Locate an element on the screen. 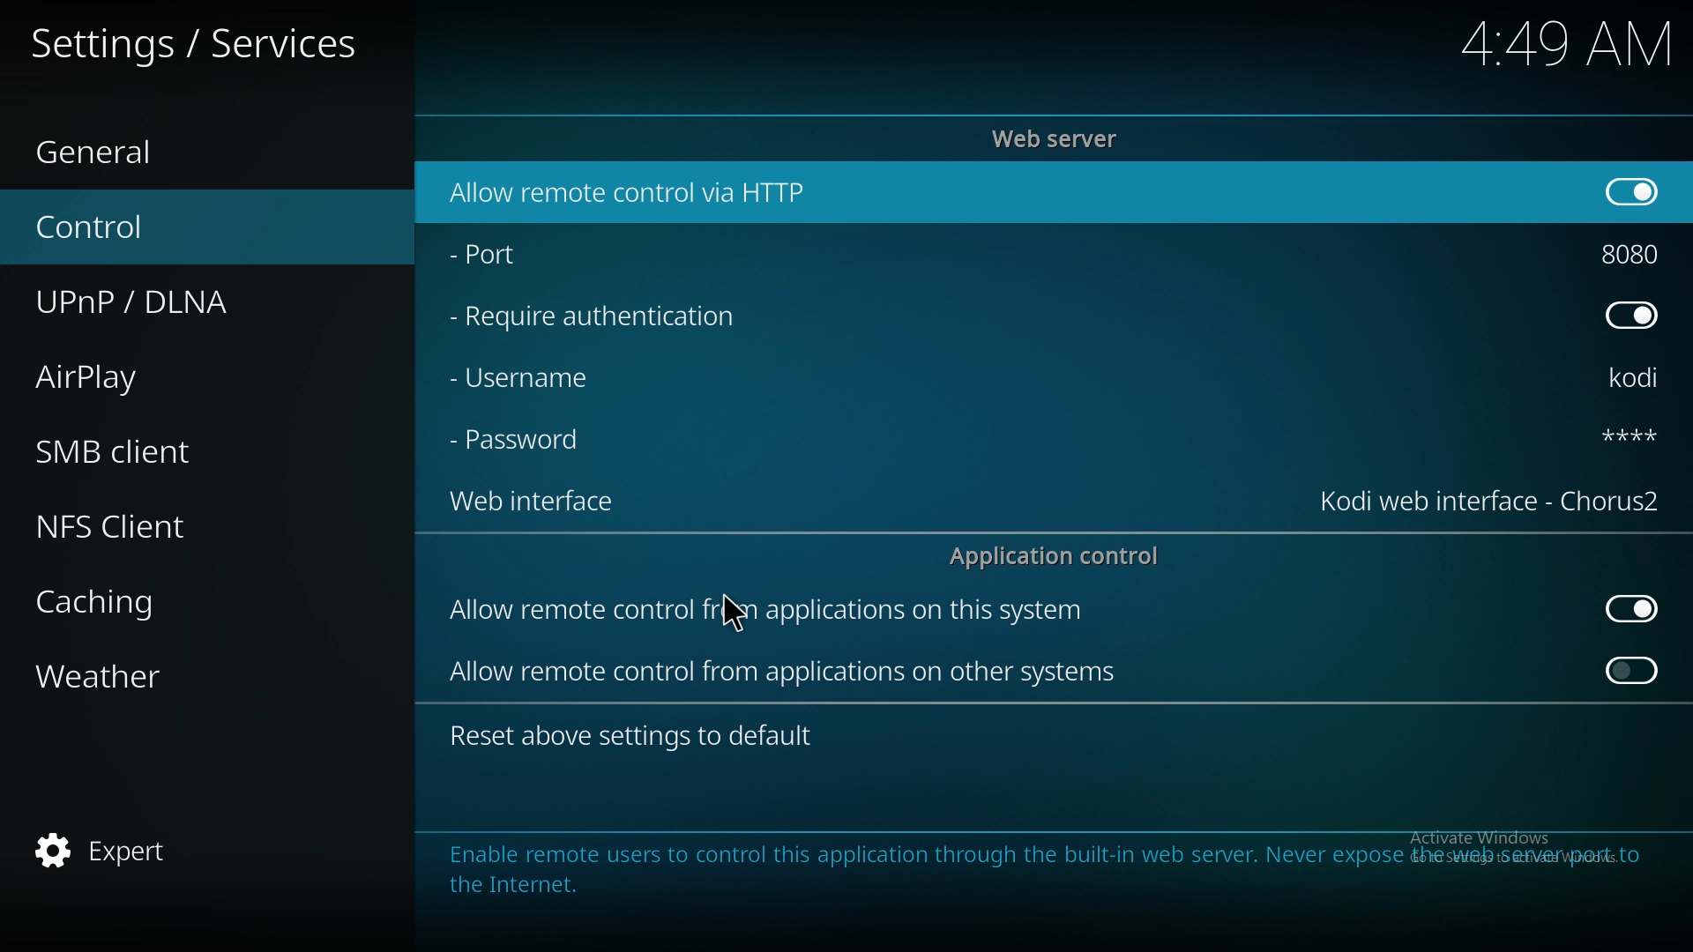 The width and height of the screenshot is (1693, 952). allow remote control from apps on other system is located at coordinates (792, 674).